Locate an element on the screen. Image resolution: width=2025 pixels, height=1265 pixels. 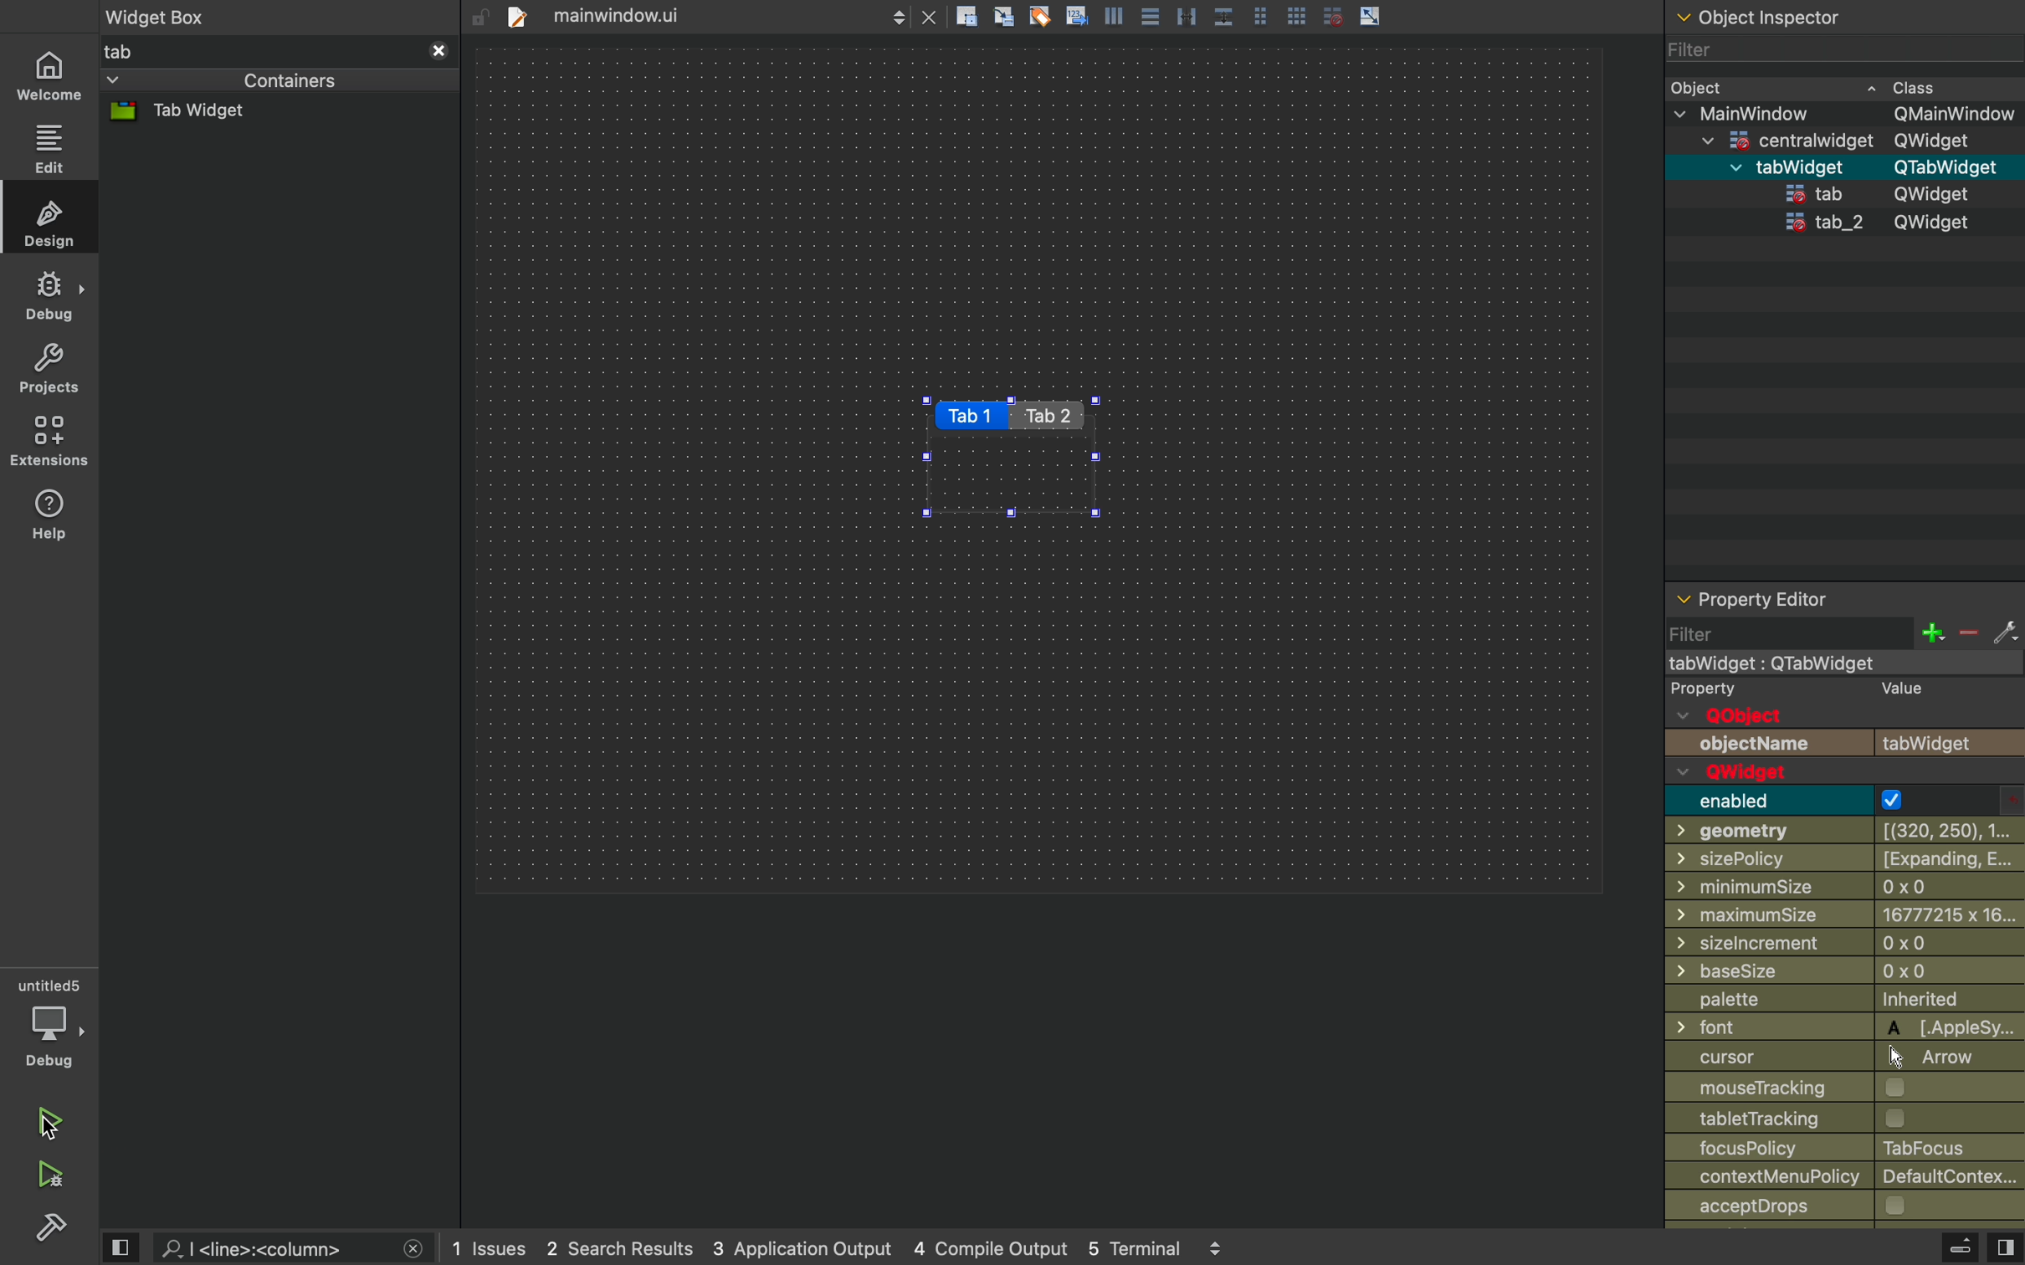
filter is located at coordinates (1707, 635).